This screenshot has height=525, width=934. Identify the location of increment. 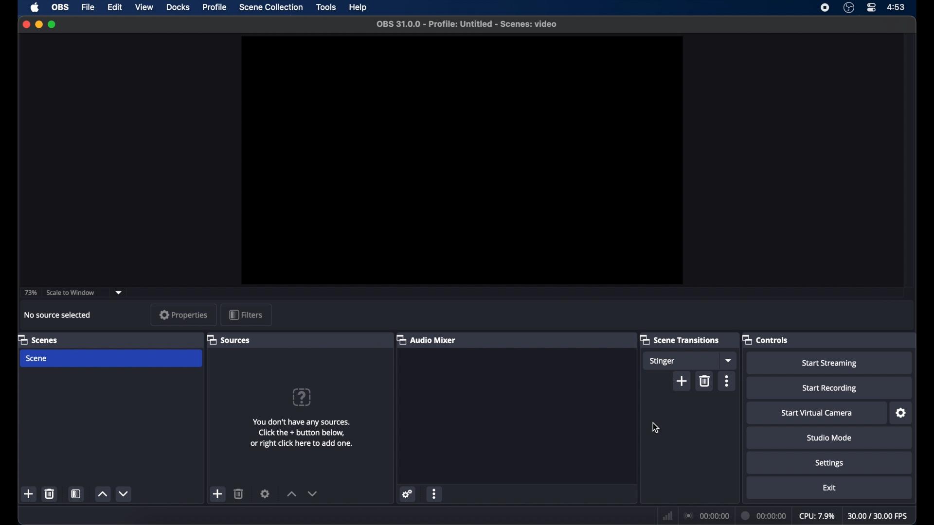
(102, 495).